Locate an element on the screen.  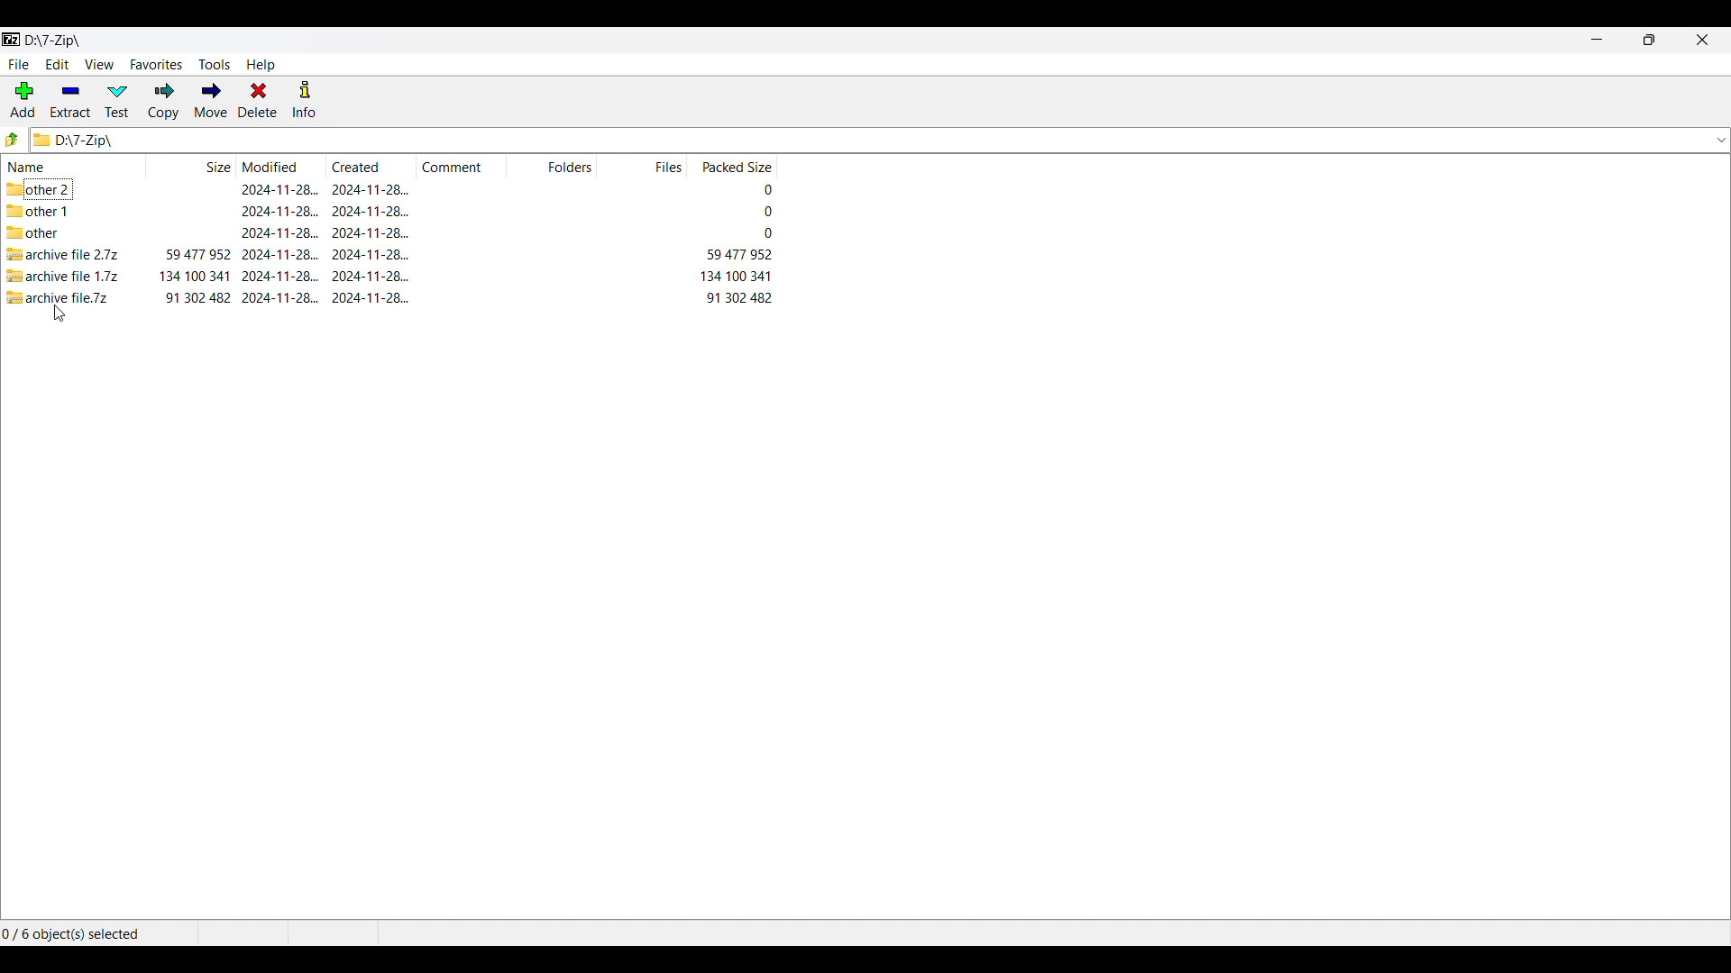
Test is located at coordinates (117, 101).